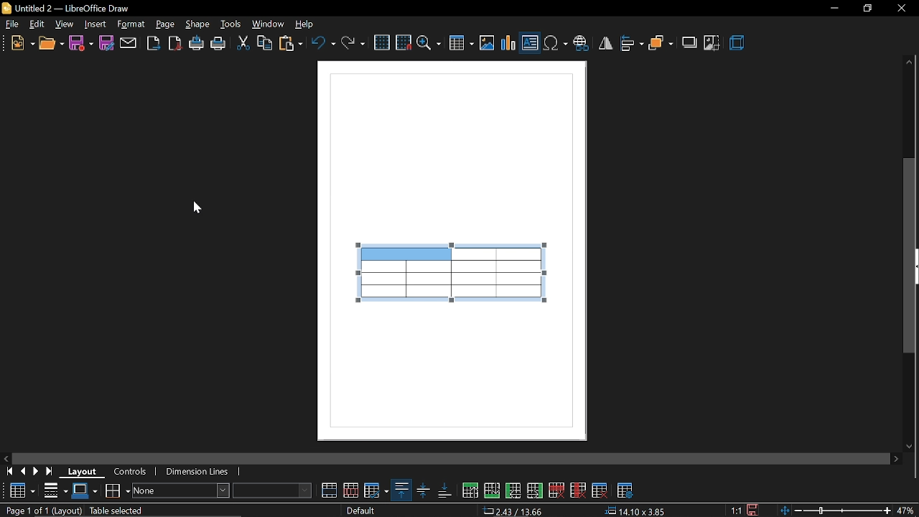 This screenshot has height=517, width=919. Describe the element at coordinates (122, 510) in the screenshot. I see `table selected` at that location.